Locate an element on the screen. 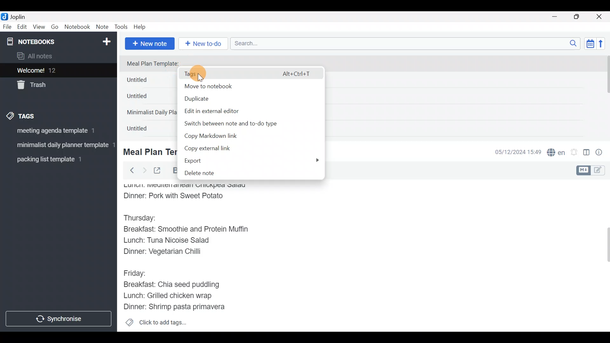  Friday: is located at coordinates (137, 272).